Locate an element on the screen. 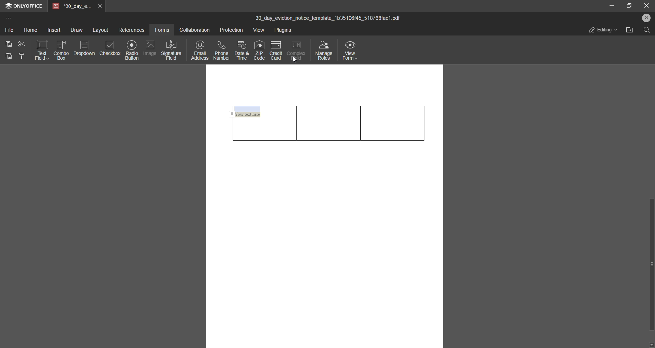  onlyoffice is located at coordinates (28, 6).